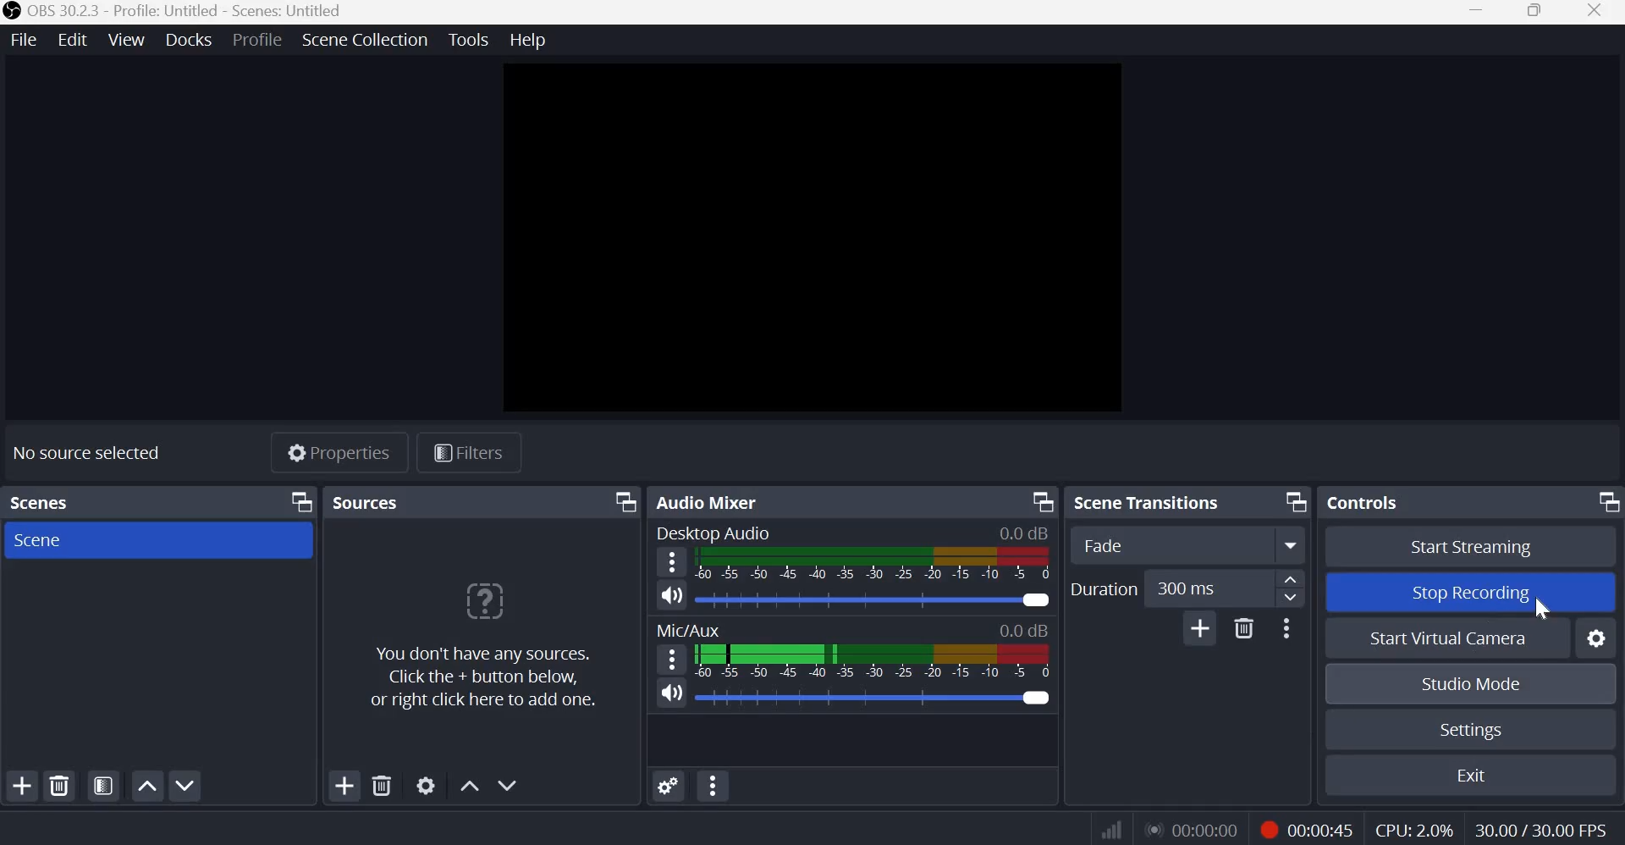 The height and width of the screenshot is (845, 1625). What do you see at coordinates (1531, 13) in the screenshot?
I see `Window size toggle` at bounding box center [1531, 13].